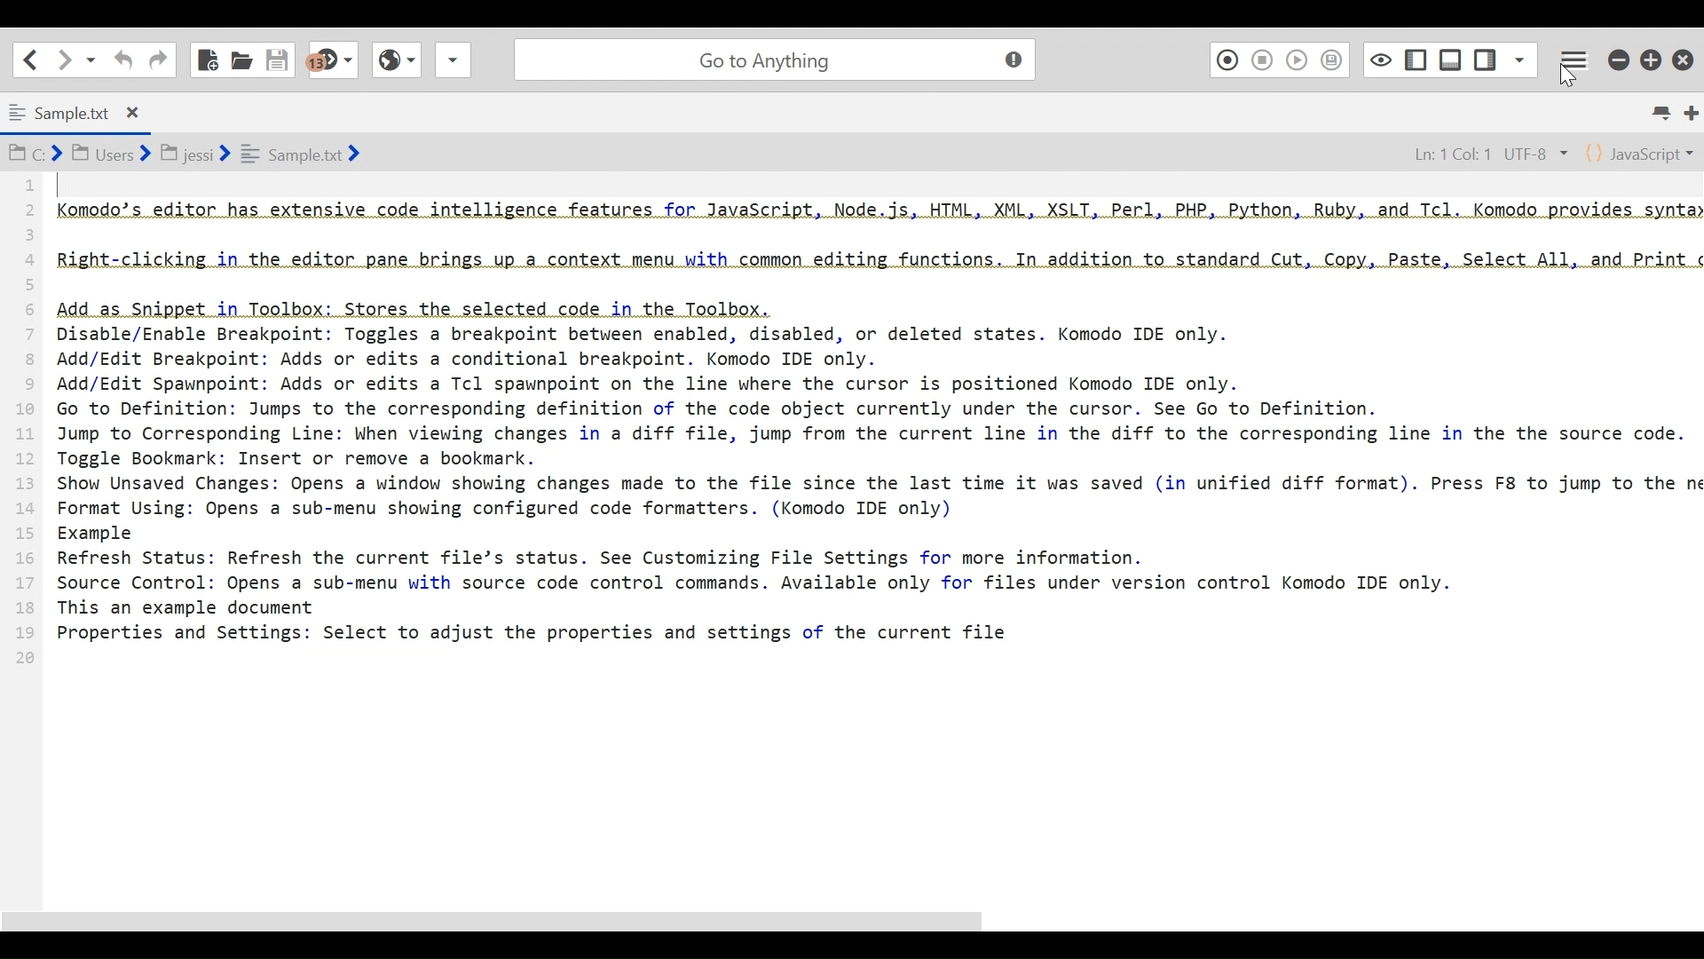 Image resolution: width=1704 pixels, height=959 pixels. Describe the element at coordinates (1478, 151) in the screenshot. I see `File Position` at that location.